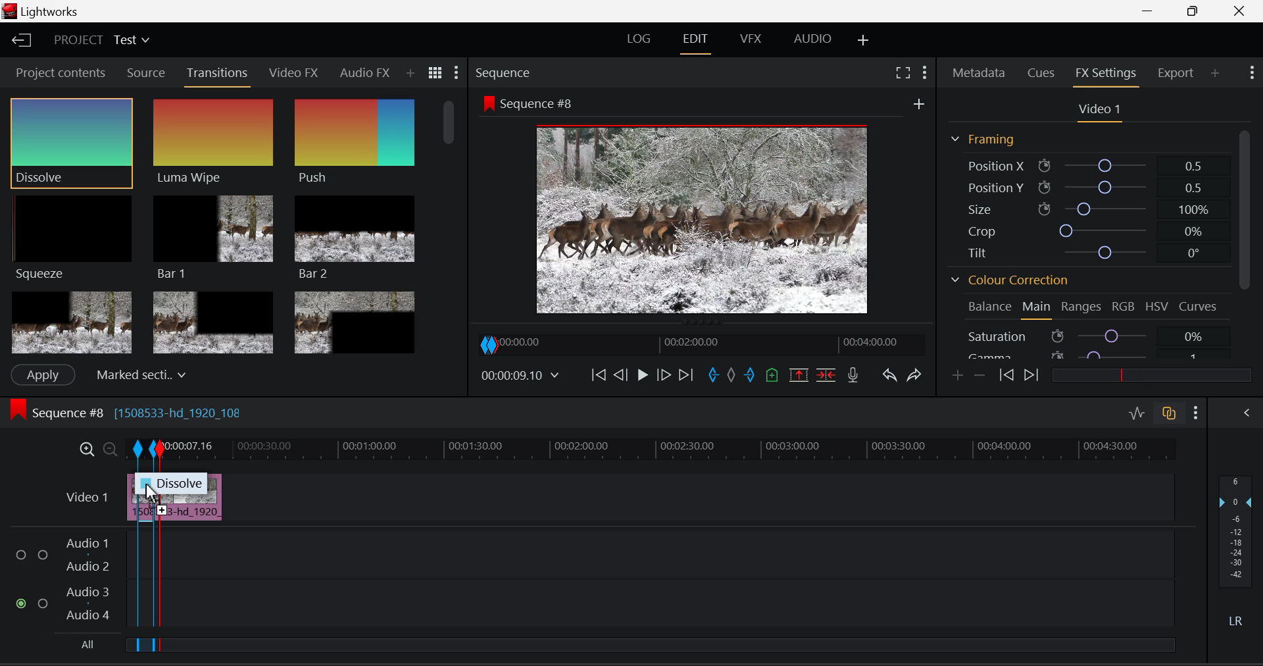  What do you see at coordinates (1196, 413) in the screenshot?
I see `Show Settings` at bounding box center [1196, 413].